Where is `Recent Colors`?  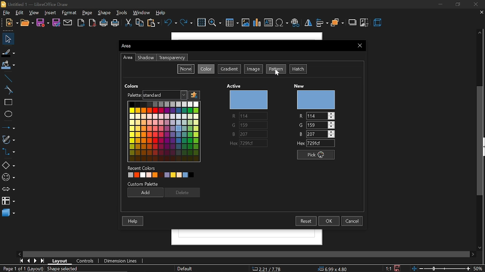 Recent Colors is located at coordinates (144, 167).